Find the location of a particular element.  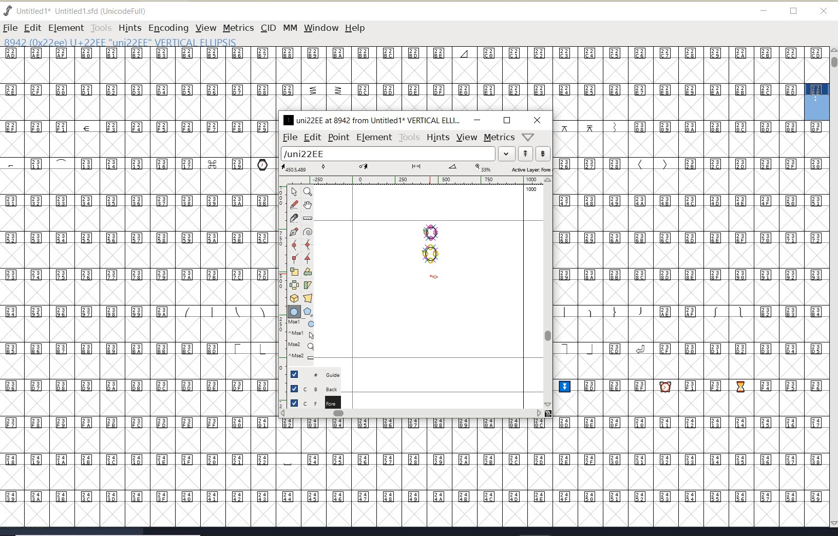

change whether spiro is active or not is located at coordinates (308, 233).